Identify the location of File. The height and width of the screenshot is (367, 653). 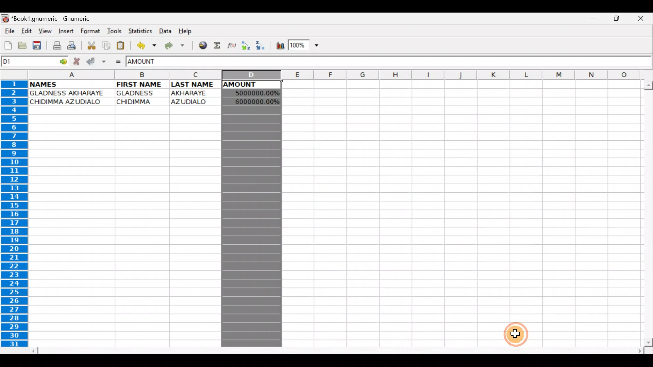
(9, 32).